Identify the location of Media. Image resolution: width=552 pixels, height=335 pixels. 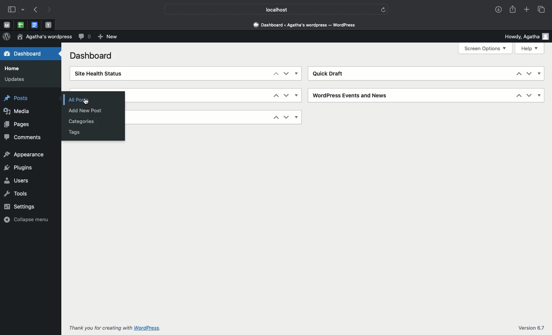
(16, 111).